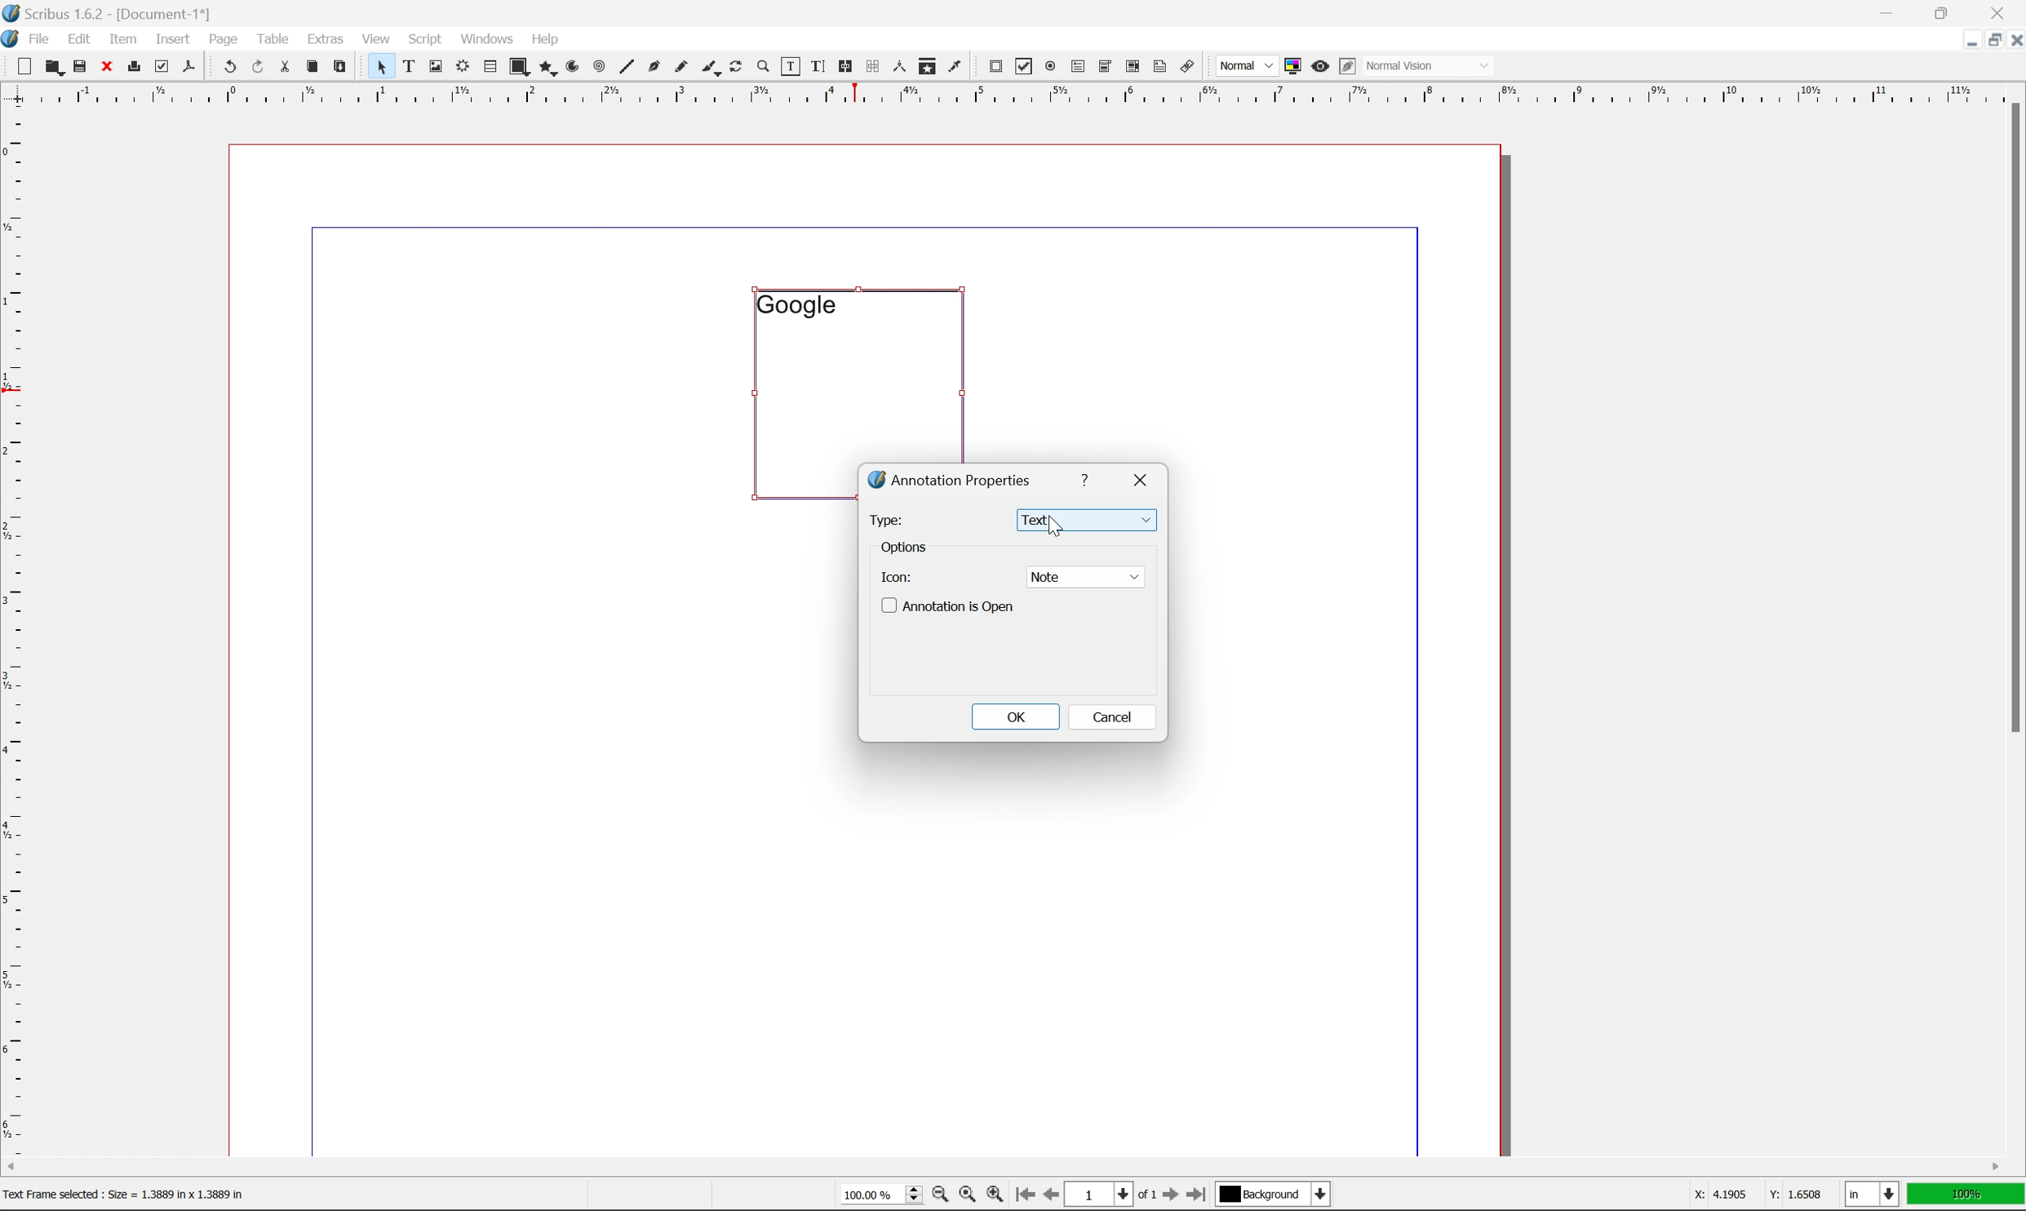 Image resolution: width=2026 pixels, height=1211 pixels. Describe the element at coordinates (1132, 69) in the screenshot. I see `pdf list box` at that location.